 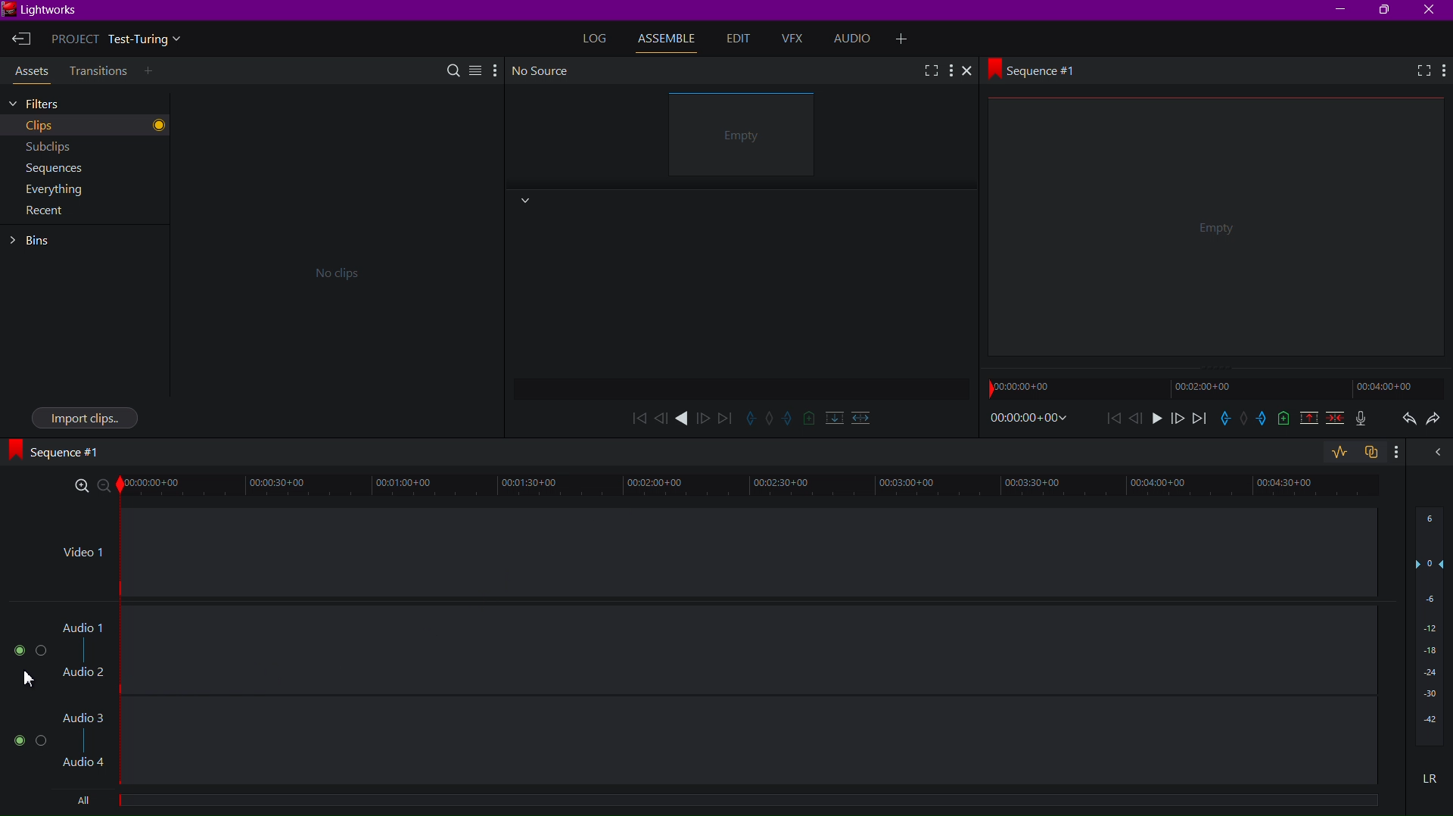 I want to click on Recent, so click(x=45, y=215).